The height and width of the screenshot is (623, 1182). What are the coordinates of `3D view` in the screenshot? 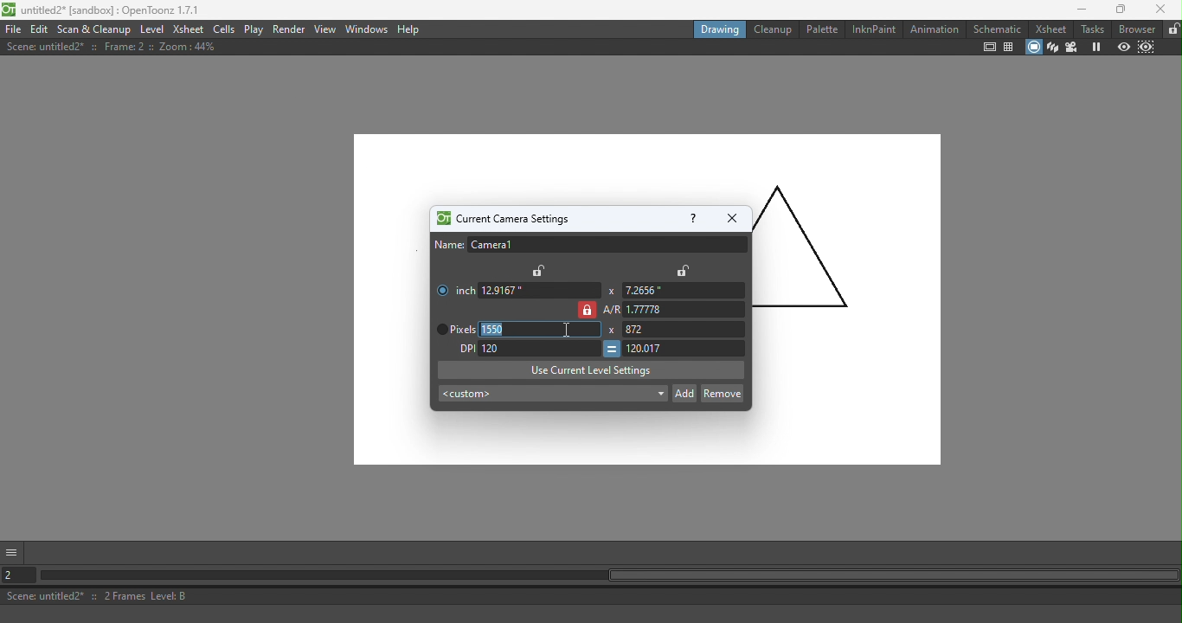 It's located at (1052, 48).